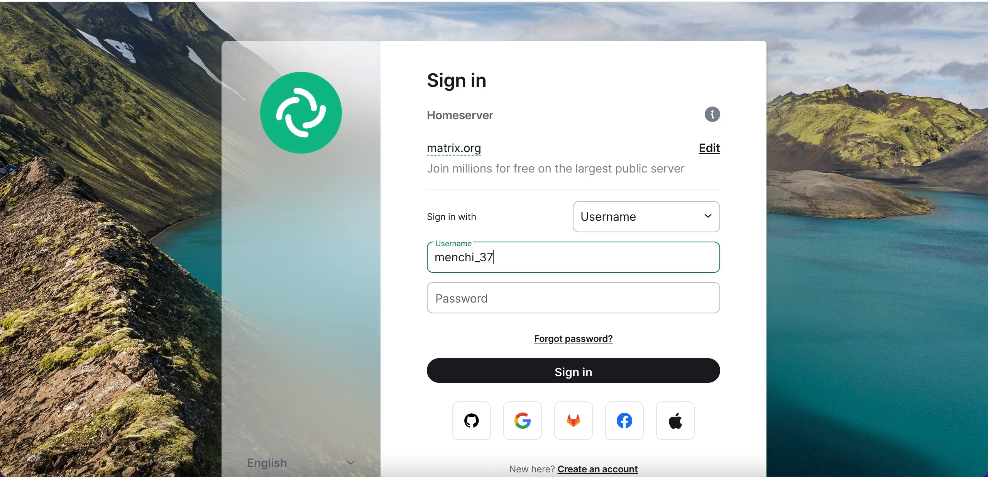 The height and width of the screenshot is (477, 988). Describe the element at coordinates (479, 115) in the screenshot. I see `homeserver` at that location.